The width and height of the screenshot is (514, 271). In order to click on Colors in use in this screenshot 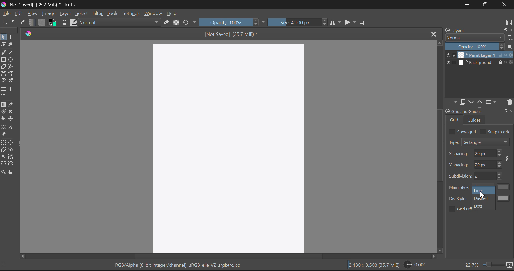, I will do `click(53, 22)`.